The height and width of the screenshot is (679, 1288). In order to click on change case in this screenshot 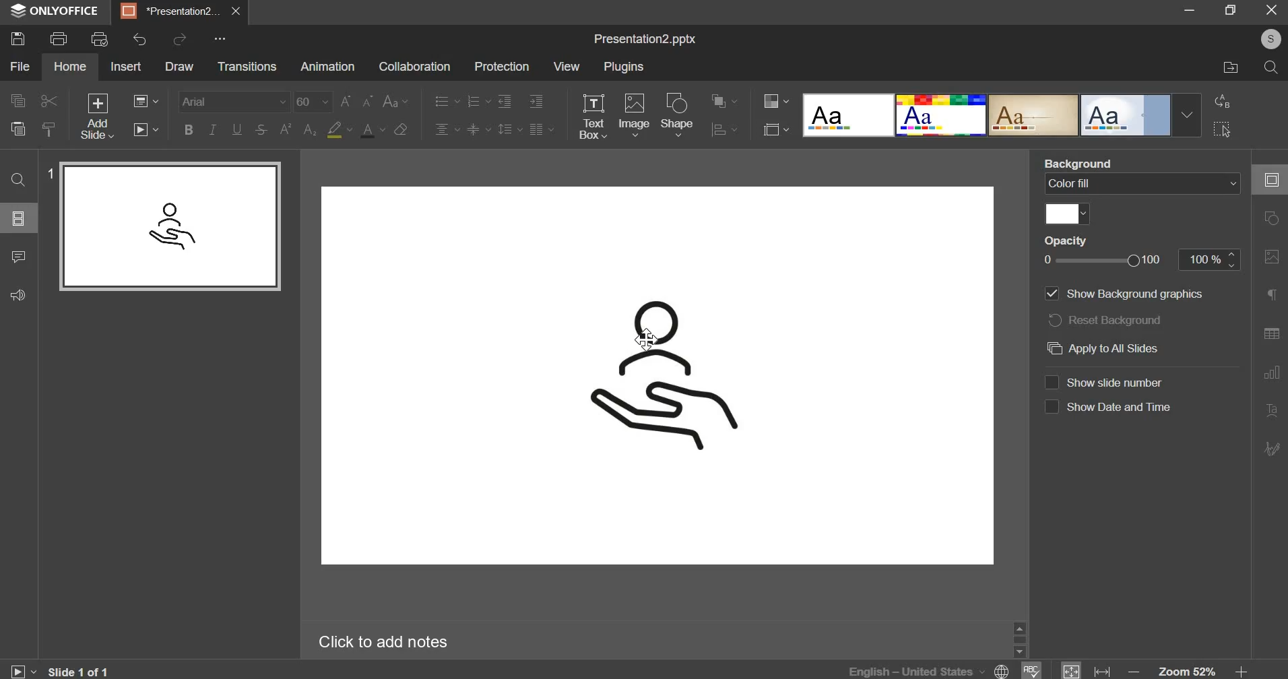, I will do `click(395, 101)`.